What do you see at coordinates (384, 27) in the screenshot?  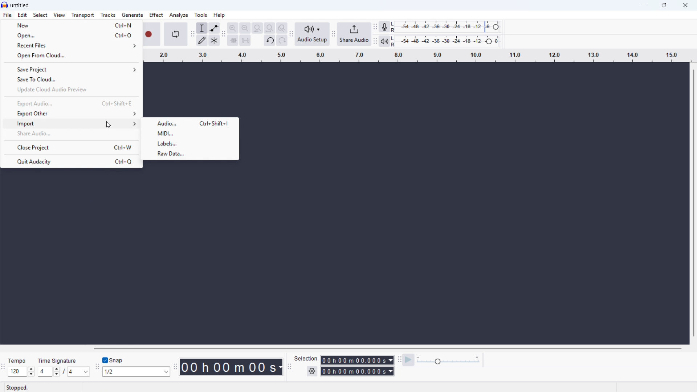 I see `Recording metre ` at bounding box center [384, 27].